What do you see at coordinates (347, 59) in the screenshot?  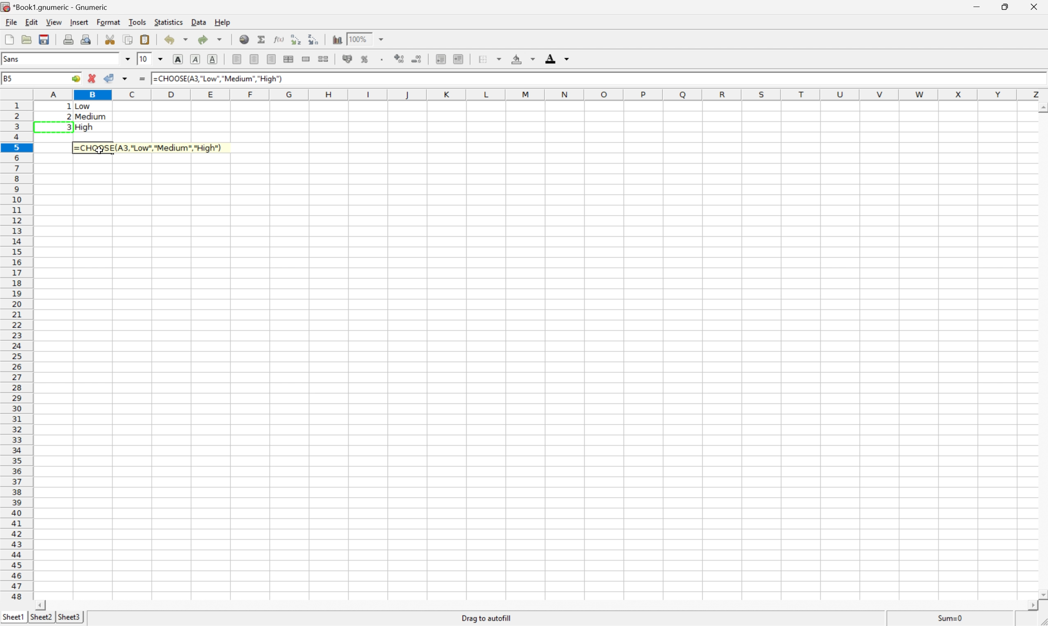 I see `Format the selection as accounting` at bounding box center [347, 59].